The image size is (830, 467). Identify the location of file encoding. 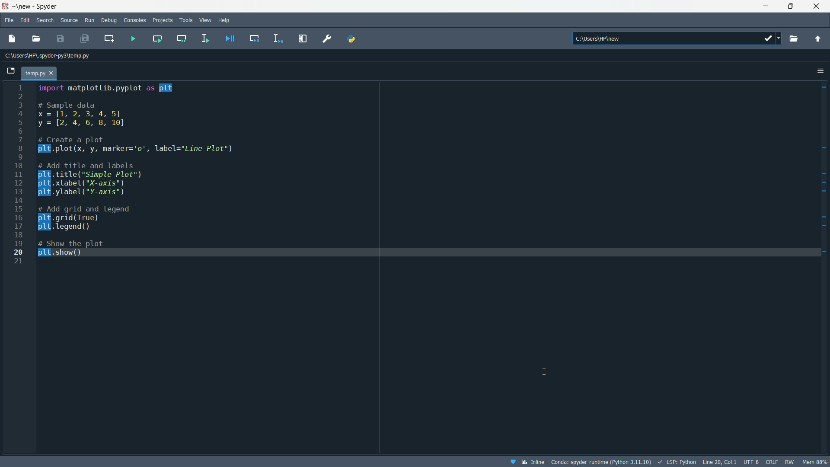
(751, 462).